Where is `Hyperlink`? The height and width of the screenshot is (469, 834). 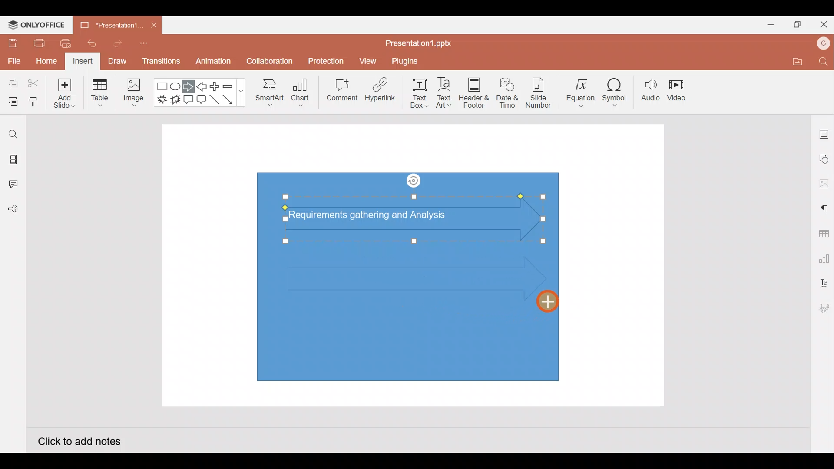
Hyperlink is located at coordinates (378, 91).